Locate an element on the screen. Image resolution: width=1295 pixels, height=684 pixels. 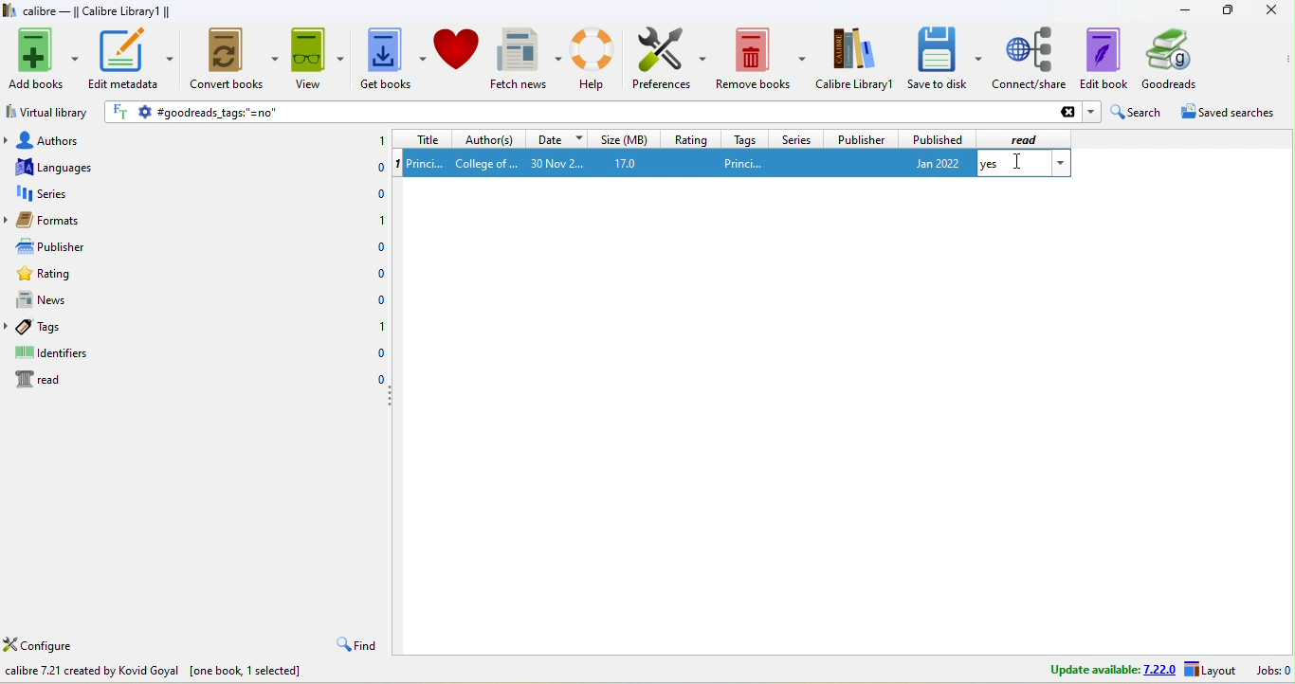
17.0 is located at coordinates (630, 163).